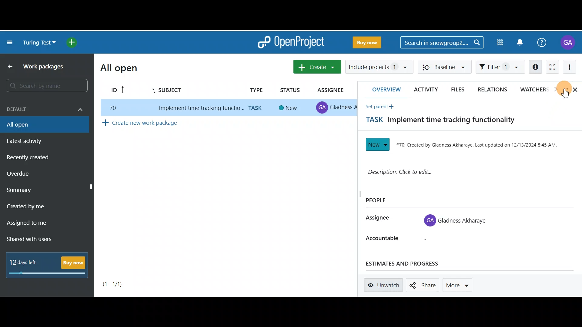 The height and width of the screenshot is (327, 582). Describe the element at coordinates (501, 41) in the screenshot. I see `Modules` at that location.